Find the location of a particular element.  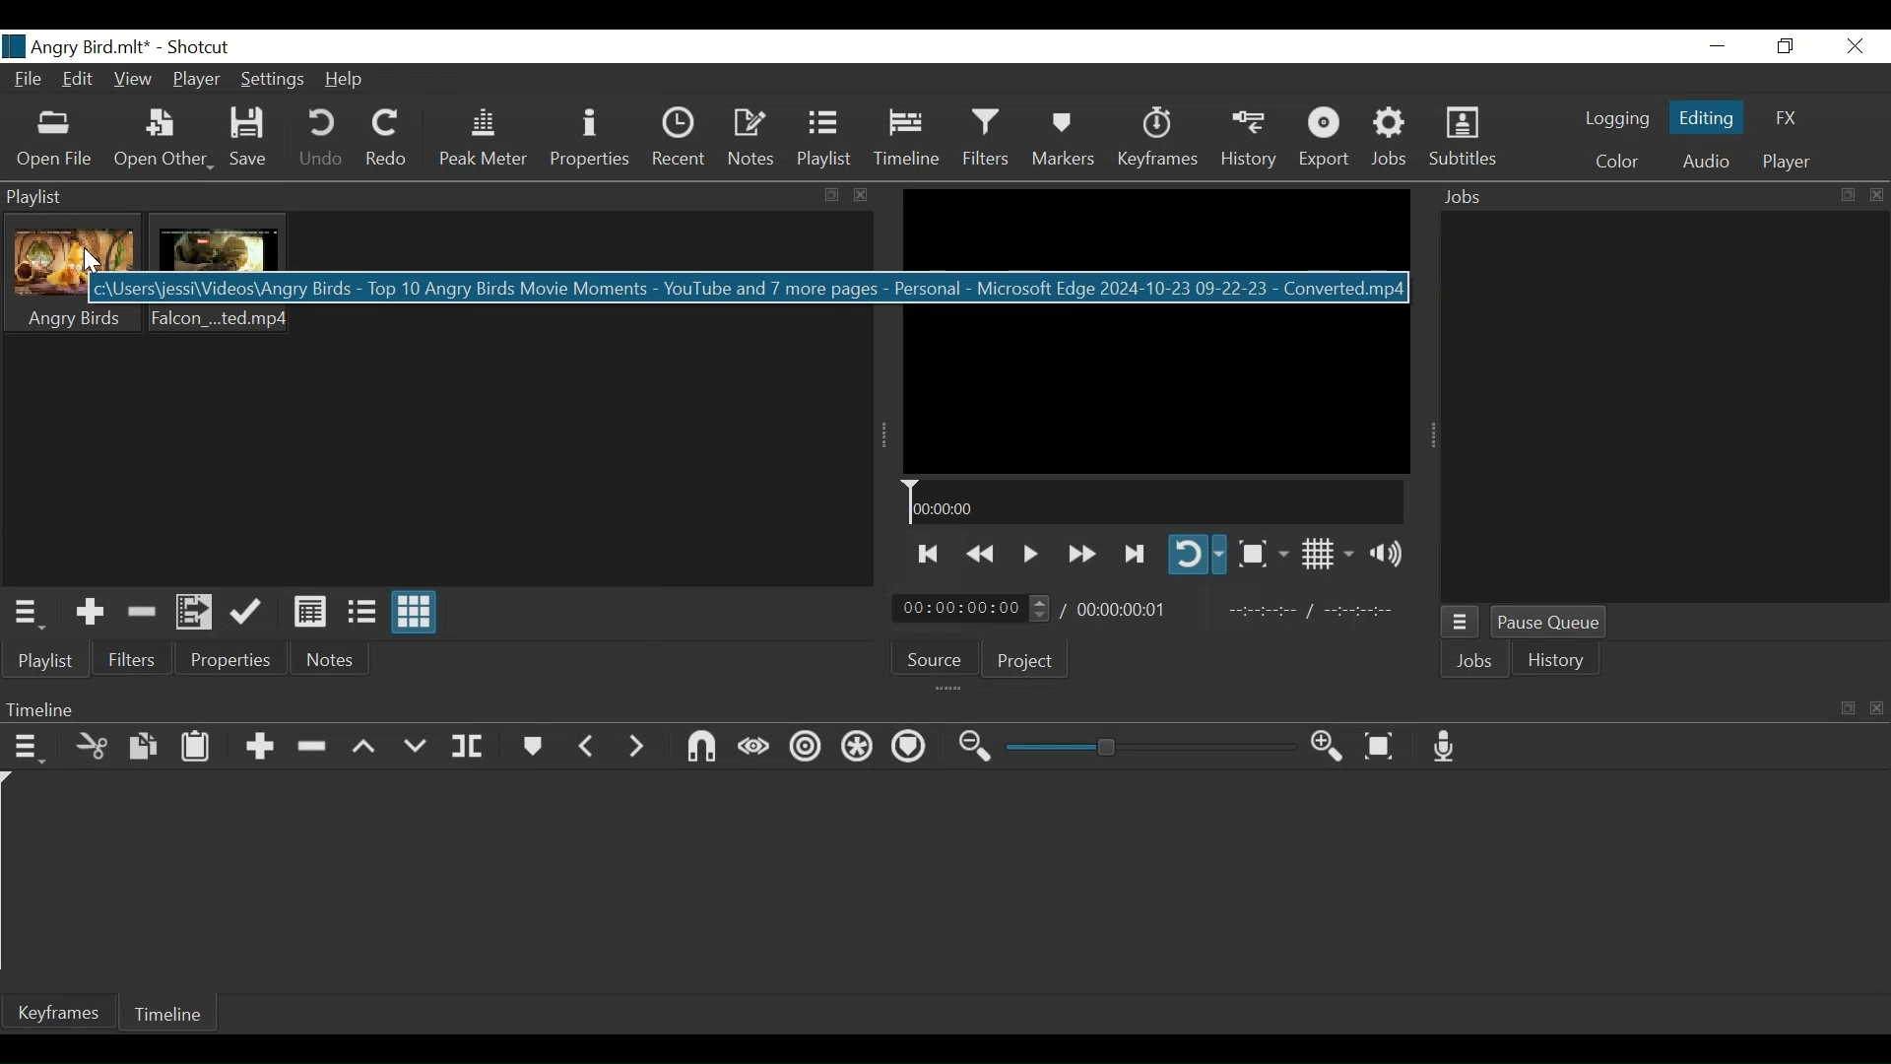

Snap is located at coordinates (698, 748).